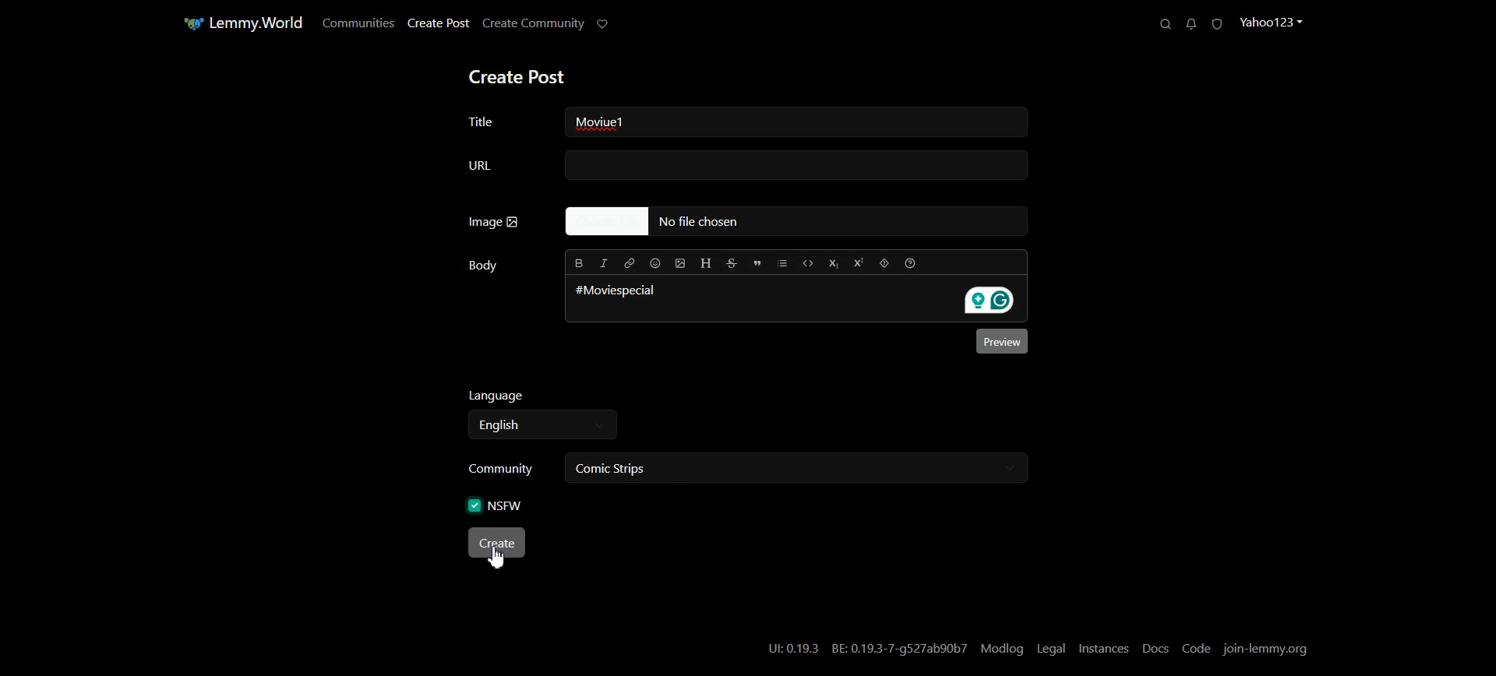 The image size is (1496, 676). I want to click on Superscript, so click(861, 262).